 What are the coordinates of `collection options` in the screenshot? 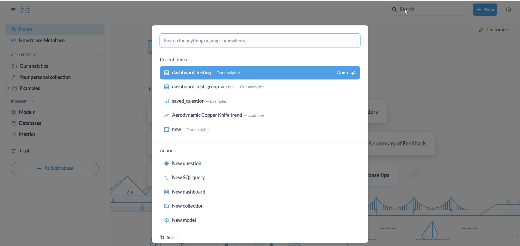 It's located at (100, 54).